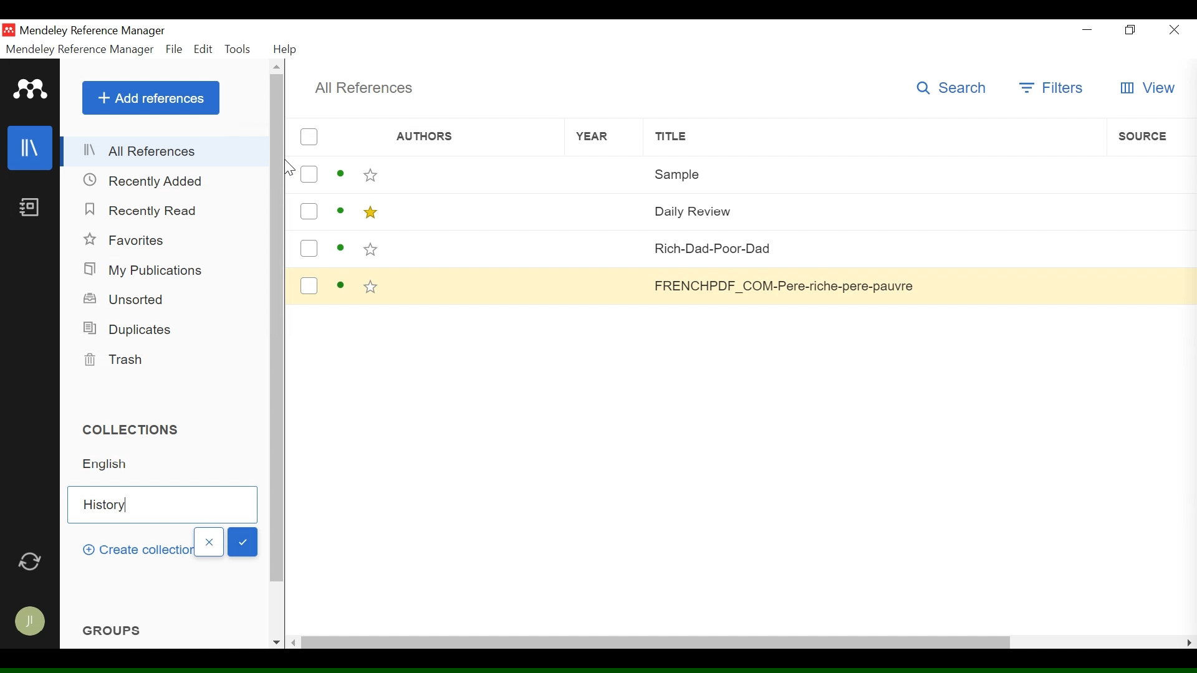 This screenshot has width=1197, height=673. What do you see at coordinates (308, 213) in the screenshot?
I see `(un)select` at bounding box center [308, 213].